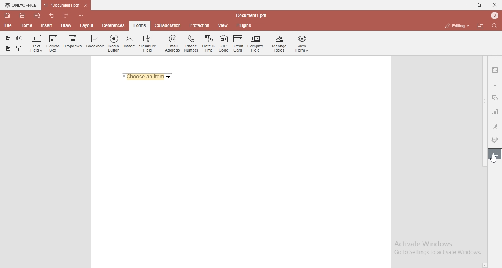  I want to click on print, so click(22, 15).